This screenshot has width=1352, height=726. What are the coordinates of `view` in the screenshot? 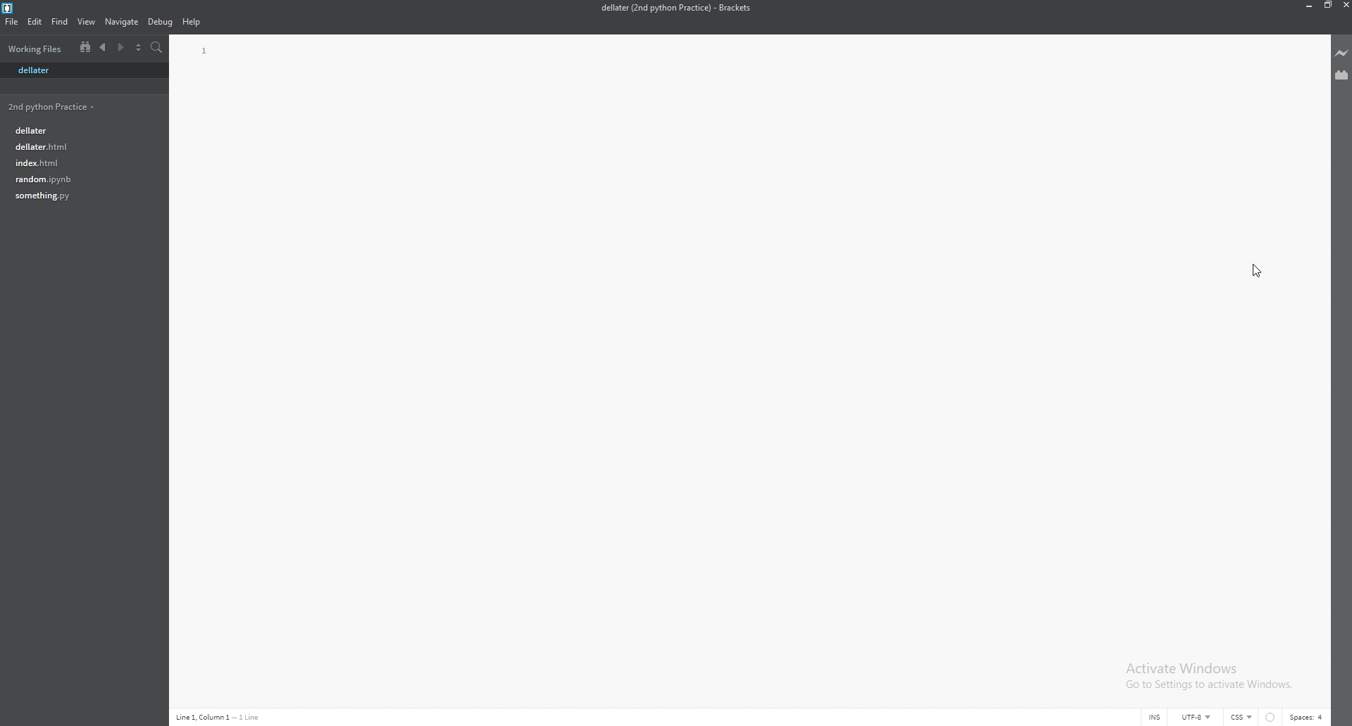 It's located at (87, 22).